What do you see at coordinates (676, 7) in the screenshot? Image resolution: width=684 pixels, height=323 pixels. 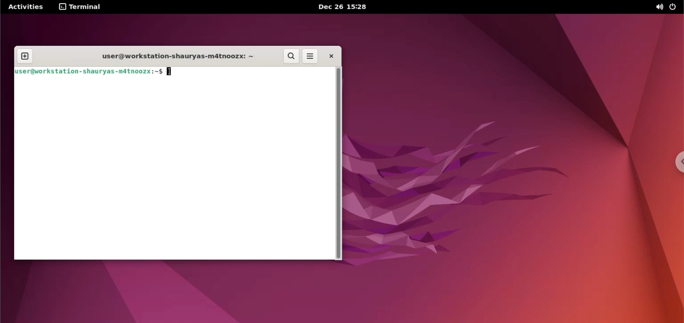 I see `power options` at bounding box center [676, 7].